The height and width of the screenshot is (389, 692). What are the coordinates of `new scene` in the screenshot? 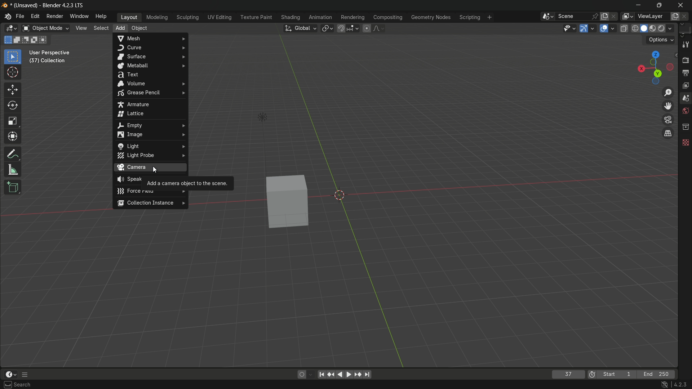 It's located at (605, 17).